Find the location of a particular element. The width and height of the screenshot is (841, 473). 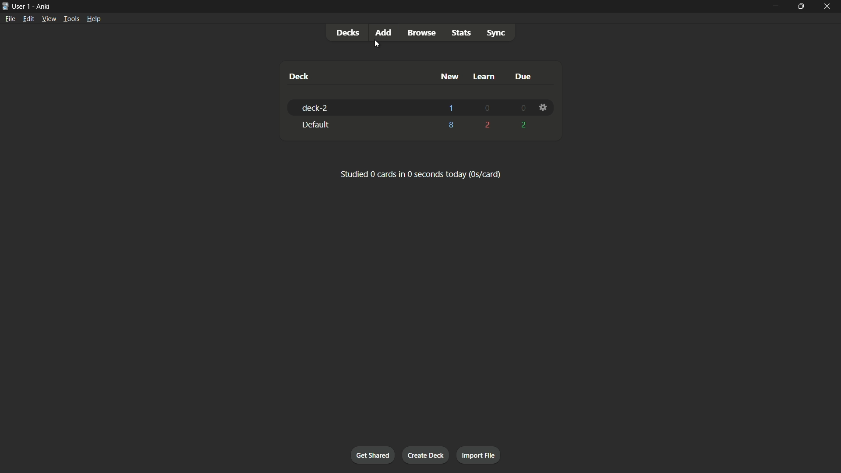

default is located at coordinates (316, 124).